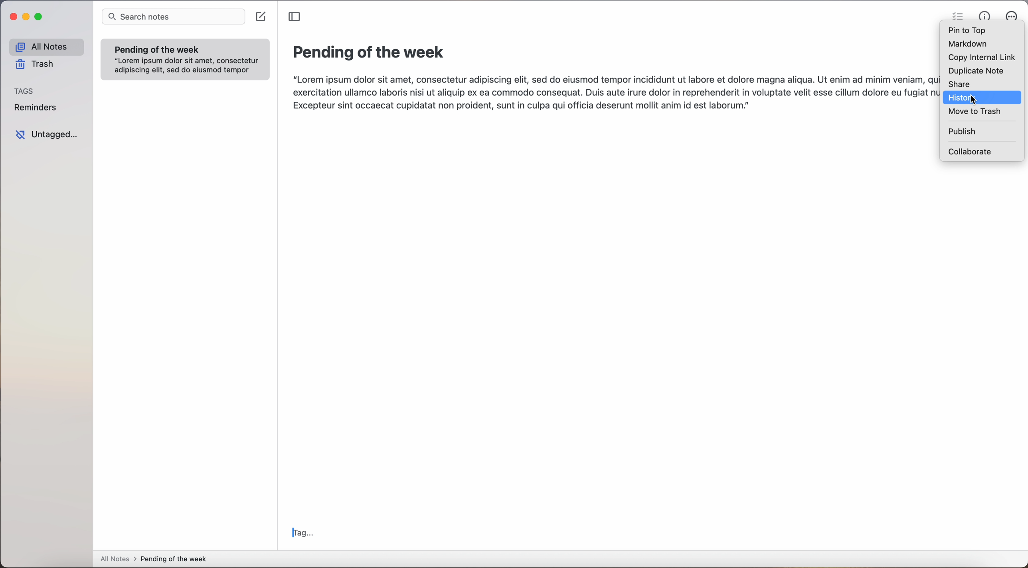 The width and height of the screenshot is (1028, 568). Describe the element at coordinates (12, 16) in the screenshot. I see `close Simplenote` at that location.